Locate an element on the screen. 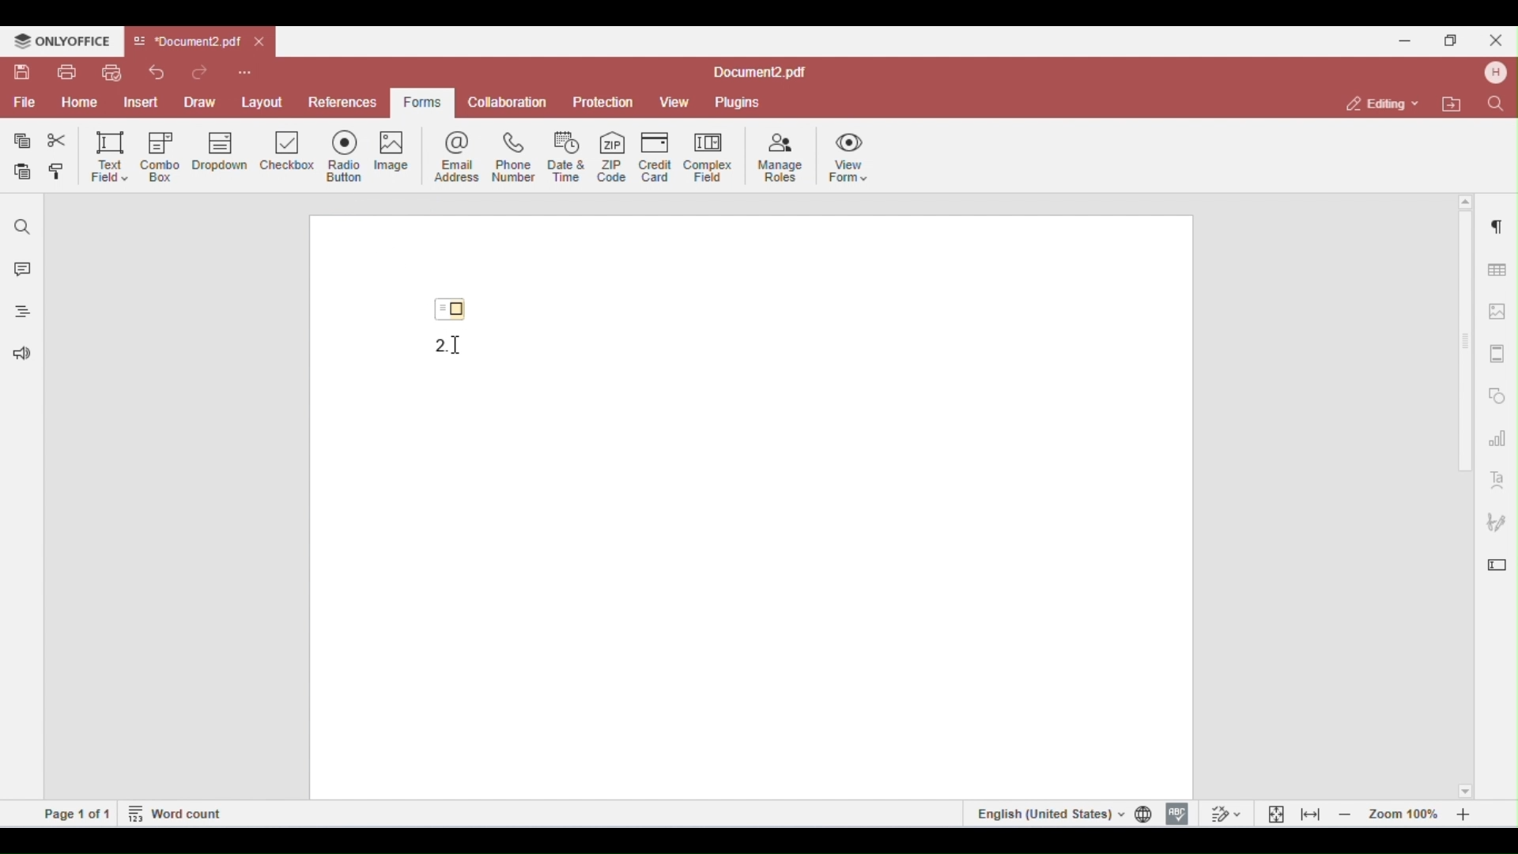 Image resolution: width=1518 pixels, height=854 pixels. close is located at coordinates (261, 43).